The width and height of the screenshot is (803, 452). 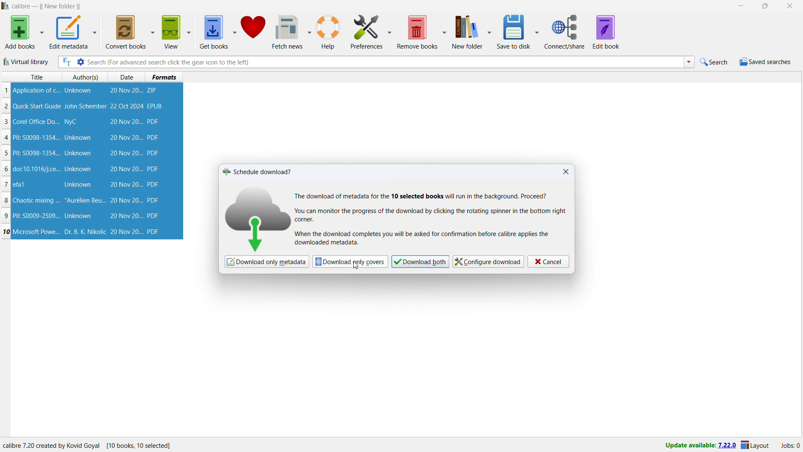 I want to click on cursor, so click(x=355, y=267).